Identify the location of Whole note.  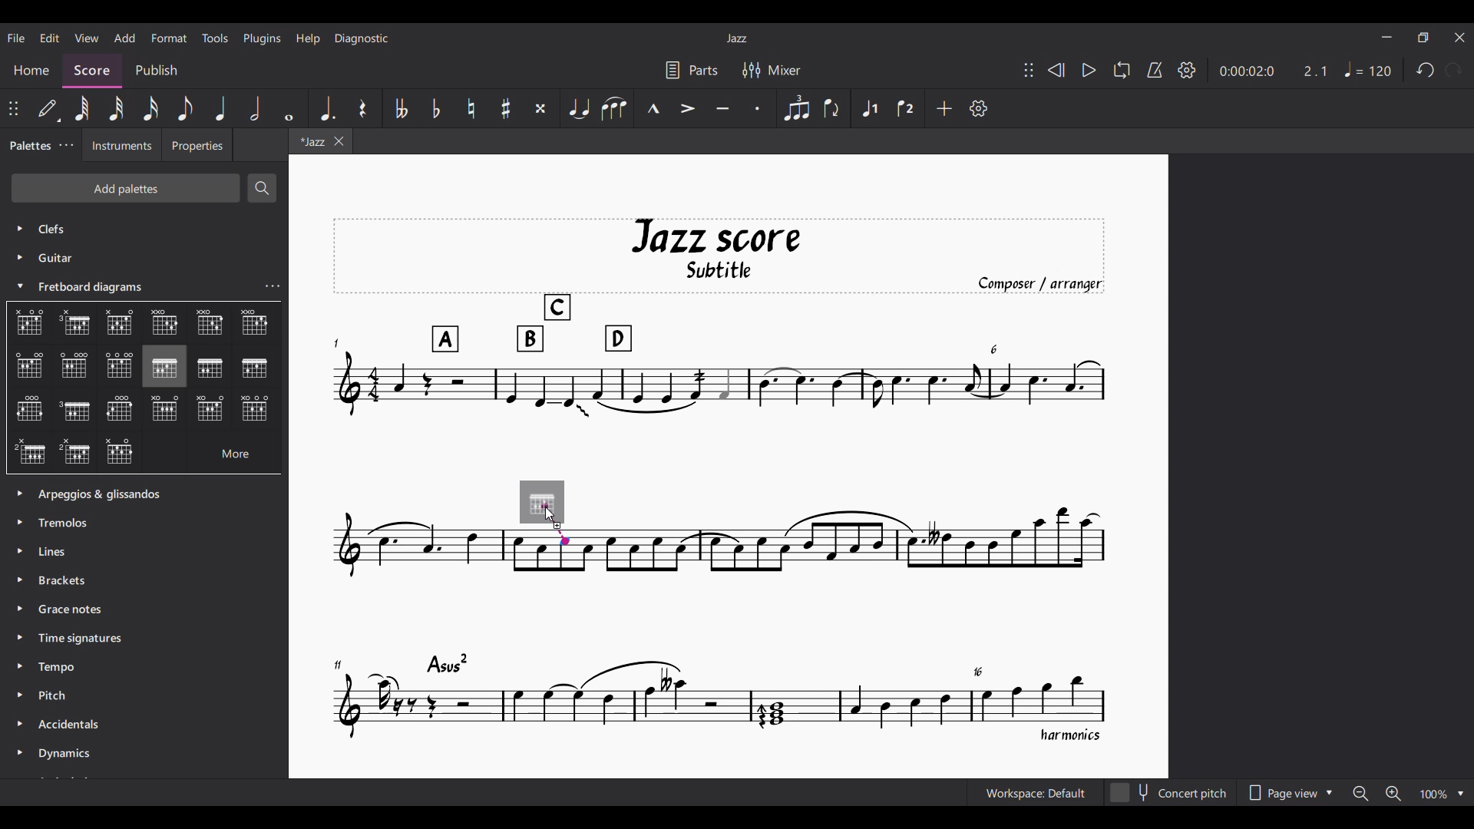
(292, 109).